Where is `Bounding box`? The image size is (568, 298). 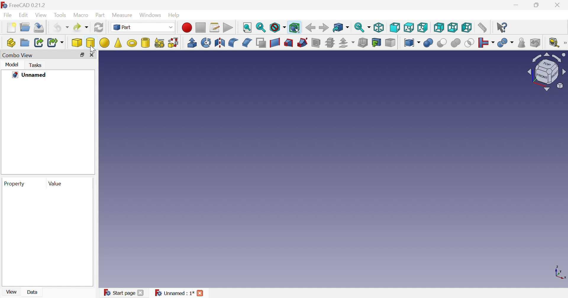 Bounding box is located at coordinates (295, 28).